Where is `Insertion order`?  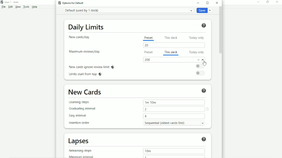
Insertion order is located at coordinates (81, 123).